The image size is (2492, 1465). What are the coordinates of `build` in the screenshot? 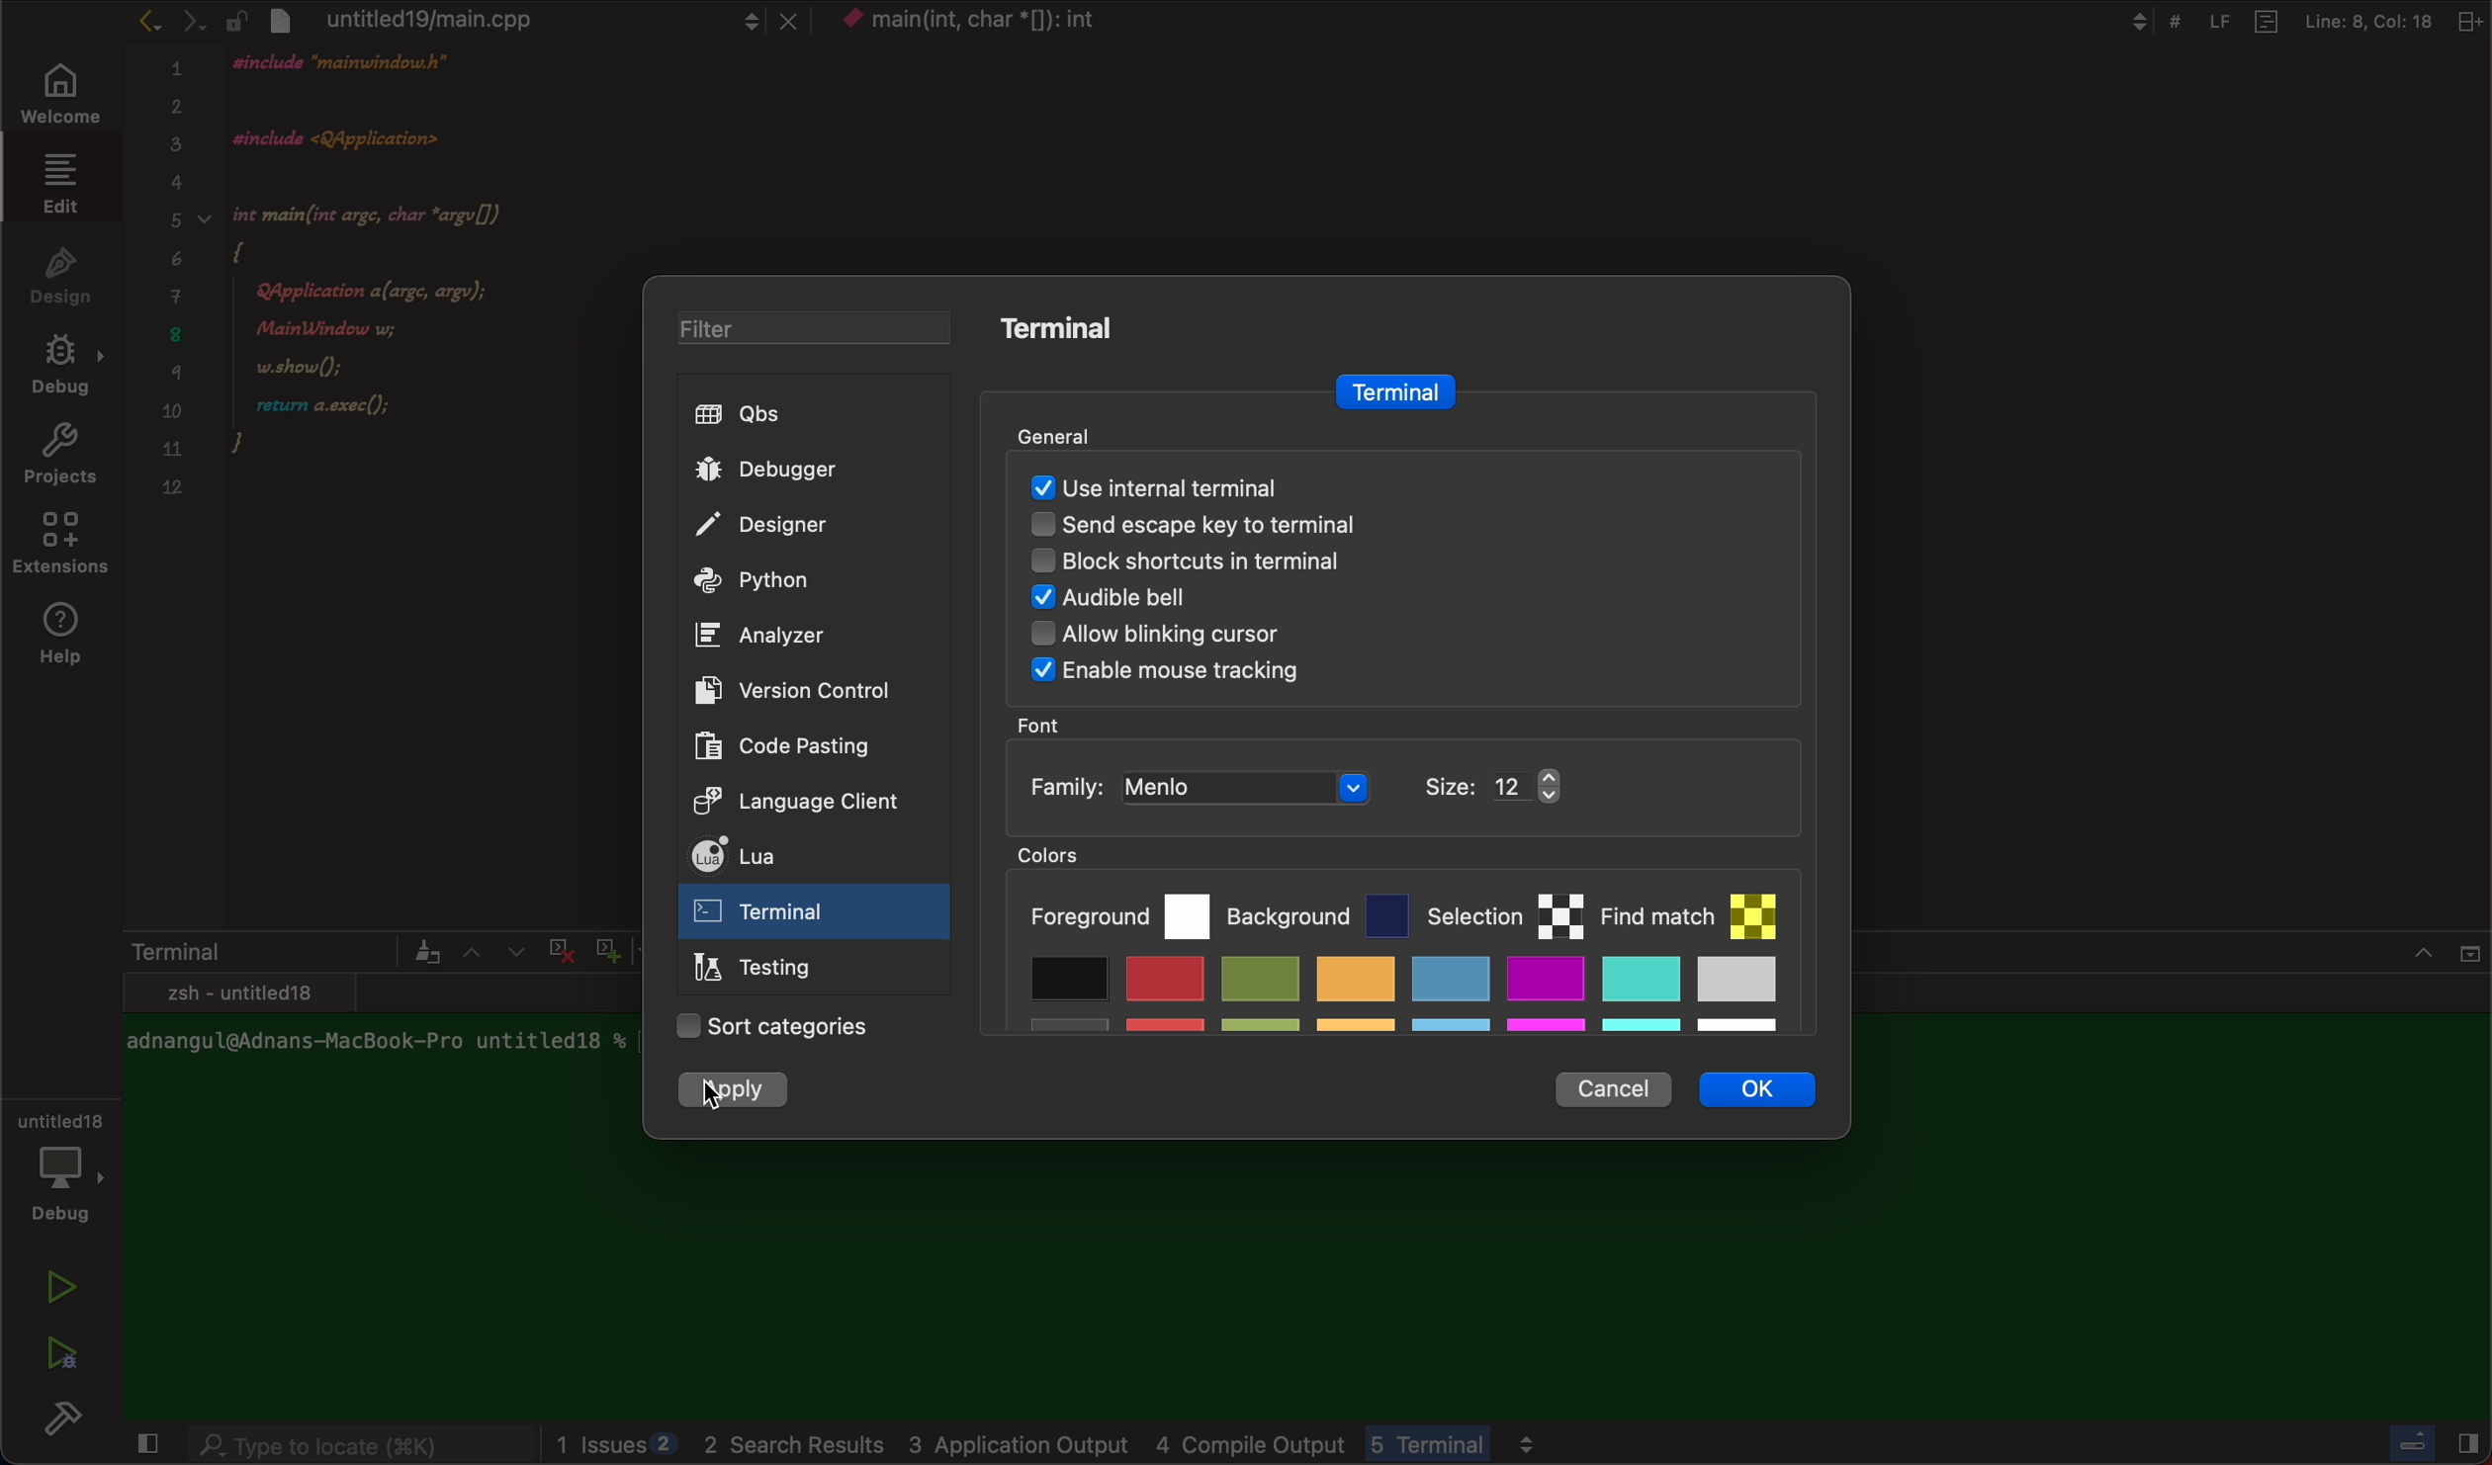 It's located at (69, 1423).